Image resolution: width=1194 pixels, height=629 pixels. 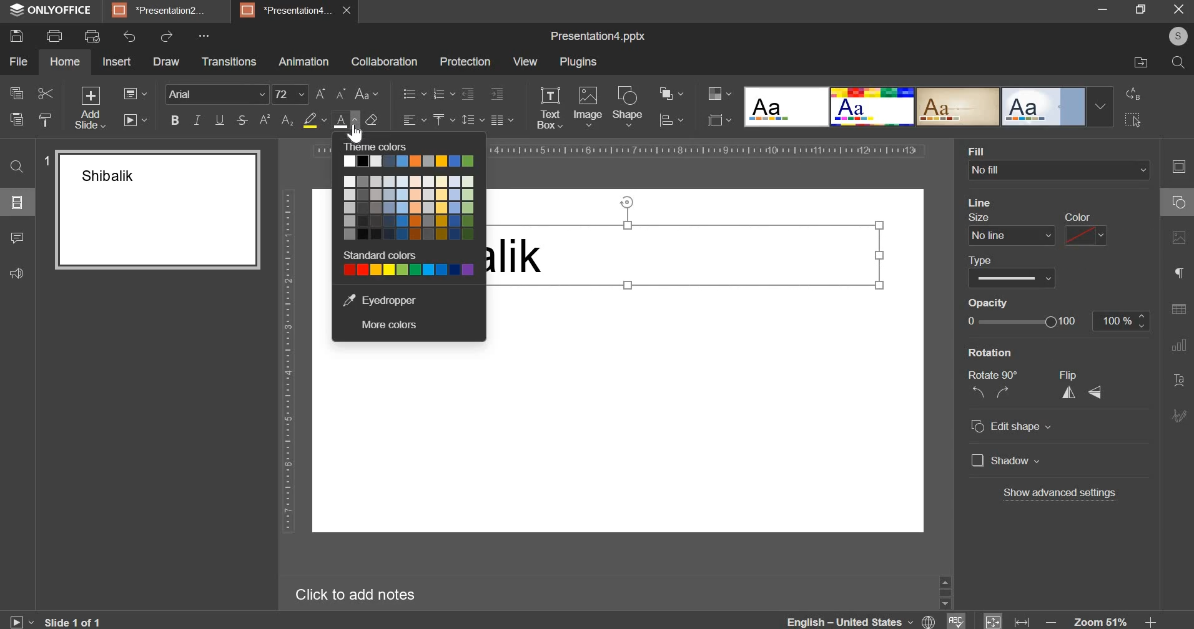 I want to click on vertical, so click(x=1070, y=394).